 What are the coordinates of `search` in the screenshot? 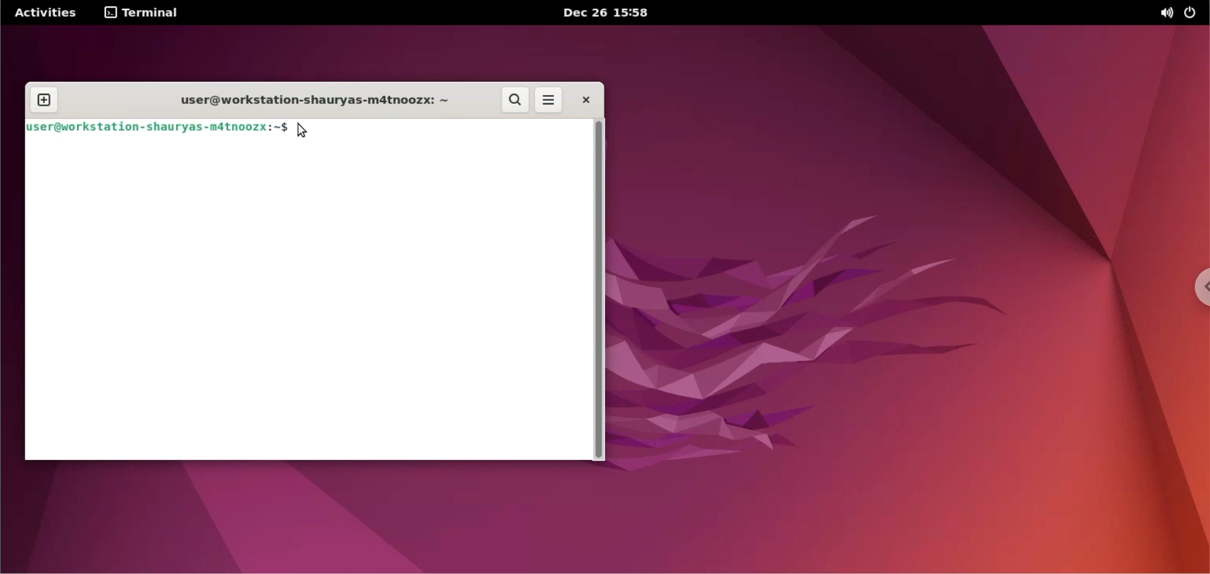 It's located at (516, 101).